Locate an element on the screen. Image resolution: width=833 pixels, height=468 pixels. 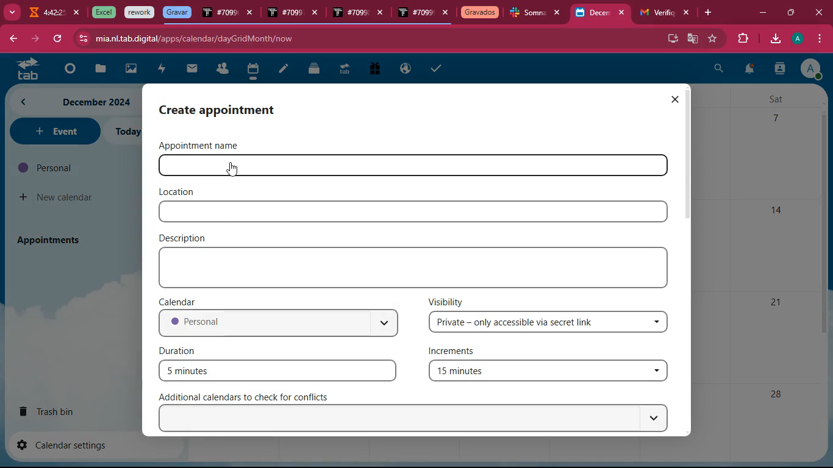
charge is located at coordinates (161, 69).